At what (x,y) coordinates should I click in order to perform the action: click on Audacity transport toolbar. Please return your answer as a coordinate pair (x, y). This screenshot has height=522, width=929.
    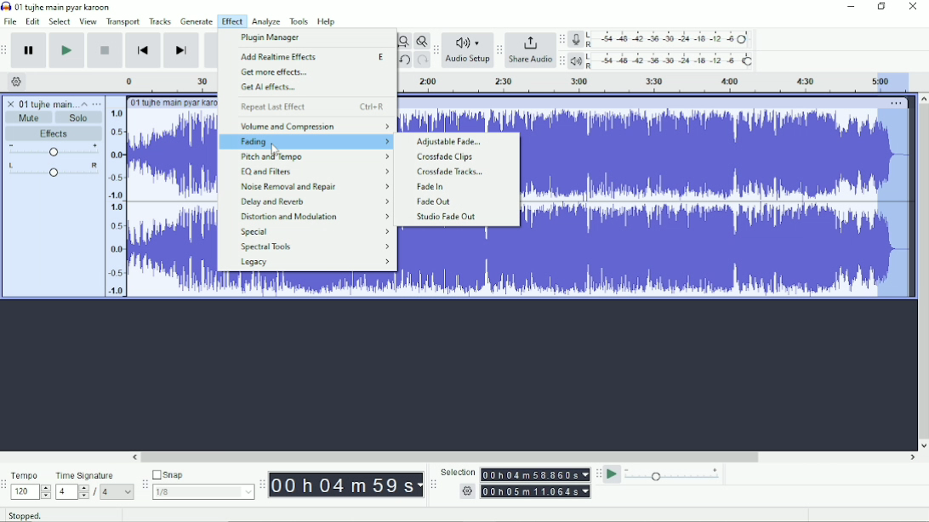
    Looking at the image, I should click on (6, 50).